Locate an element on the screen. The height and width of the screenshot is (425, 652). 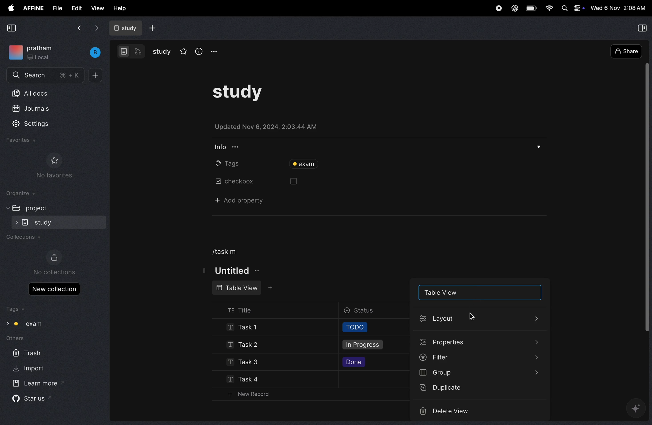
study doc is located at coordinates (128, 28).